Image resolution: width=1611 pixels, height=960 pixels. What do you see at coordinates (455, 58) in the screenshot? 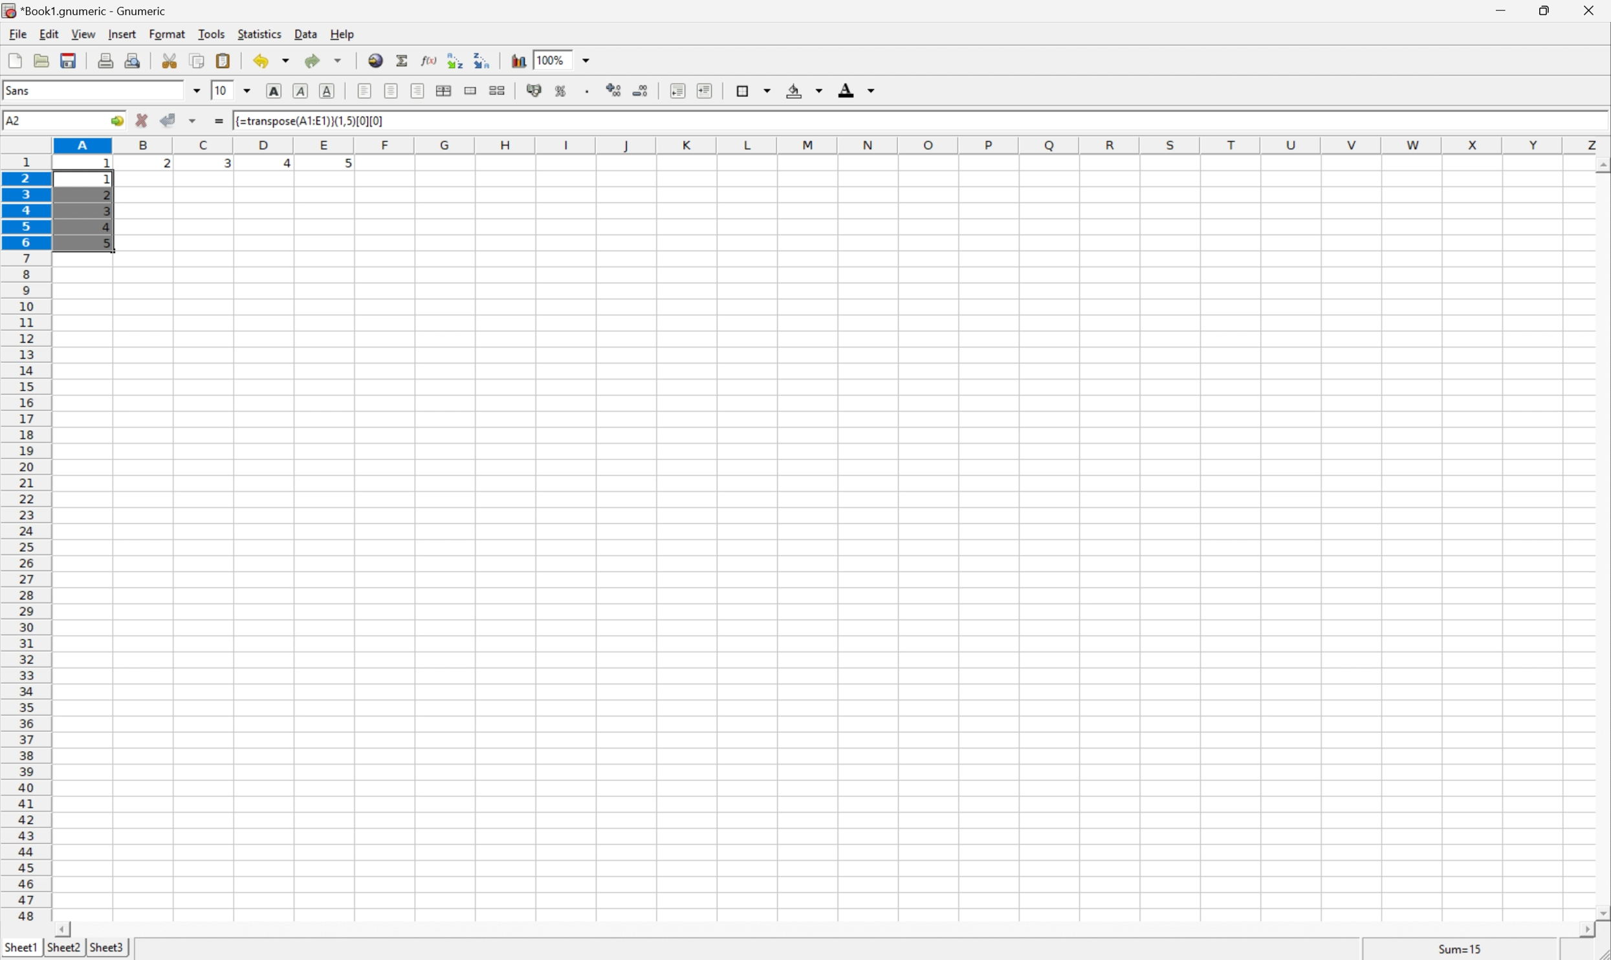
I see `Sort the selected region in ascending order based on the first column selected` at bounding box center [455, 58].